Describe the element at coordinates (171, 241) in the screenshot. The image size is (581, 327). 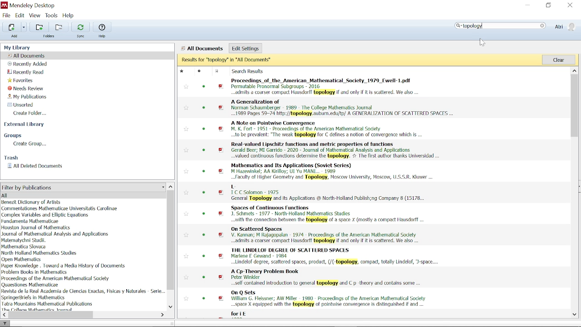
I see `Vertical scrollbar in filter by publication` at that location.